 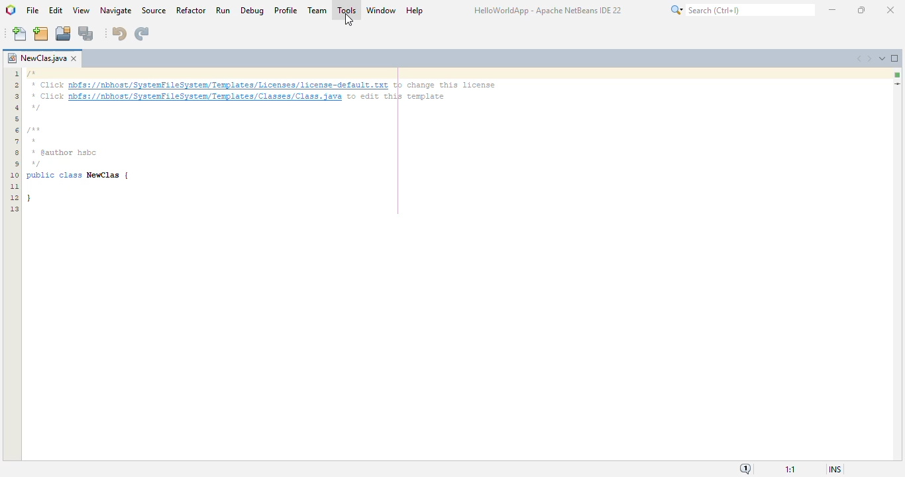 What do you see at coordinates (154, 11) in the screenshot?
I see `source` at bounding box center [154, 11].